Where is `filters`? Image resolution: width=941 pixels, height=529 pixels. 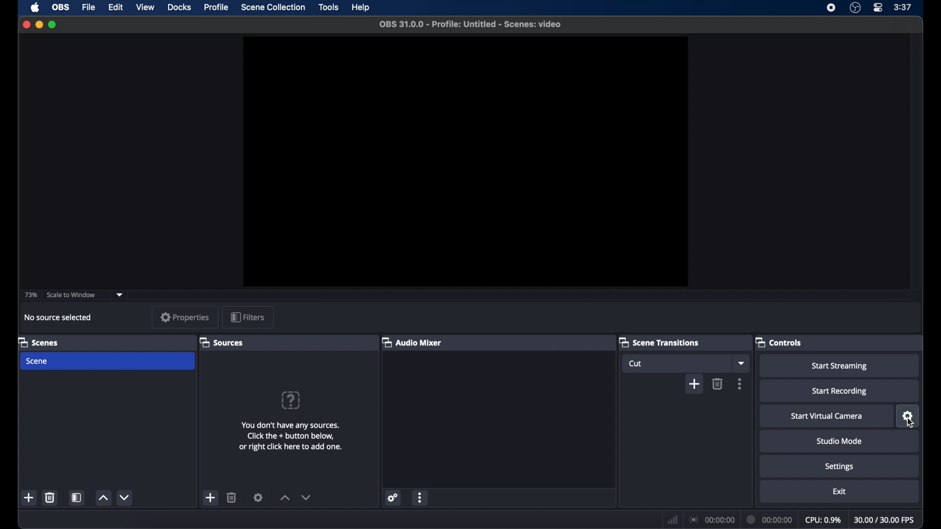
filters is located at coordinates (247, 316).